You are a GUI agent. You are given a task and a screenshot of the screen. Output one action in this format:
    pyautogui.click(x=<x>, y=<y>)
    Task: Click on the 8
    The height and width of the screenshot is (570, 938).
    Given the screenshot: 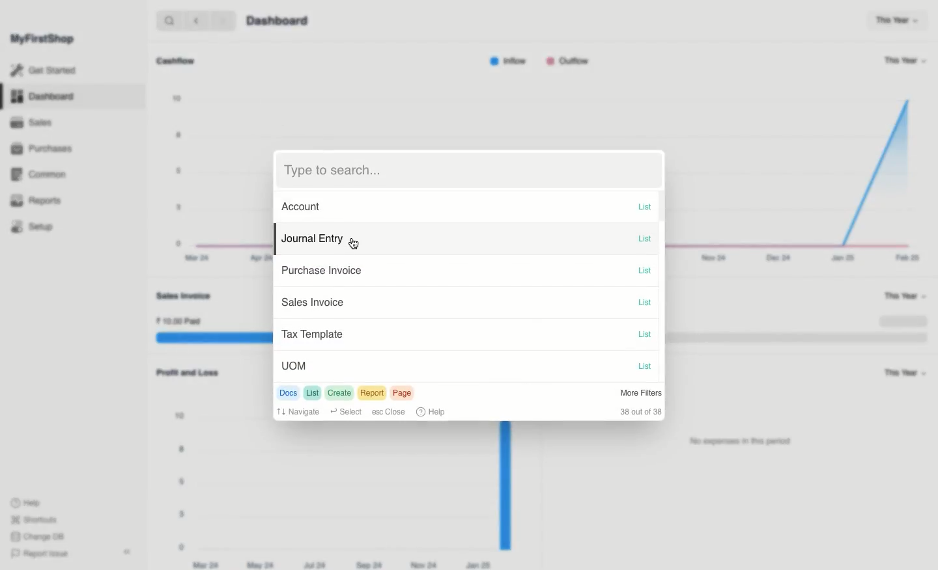 What is the action you would take?
    pyautogui.click(x=178, y=449)
    